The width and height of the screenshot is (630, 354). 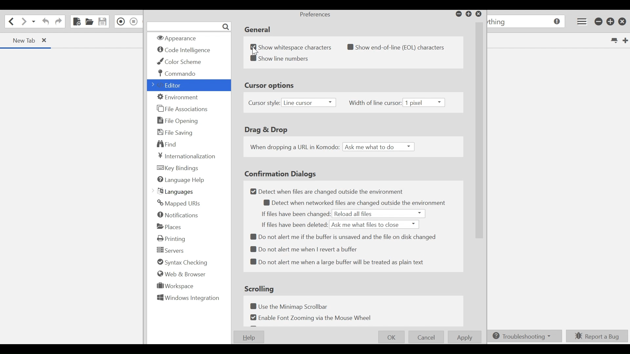 What do you see at coordinates (33, 22) in the screenshot?
I see `Recent location` at bounding box center [33, 22].